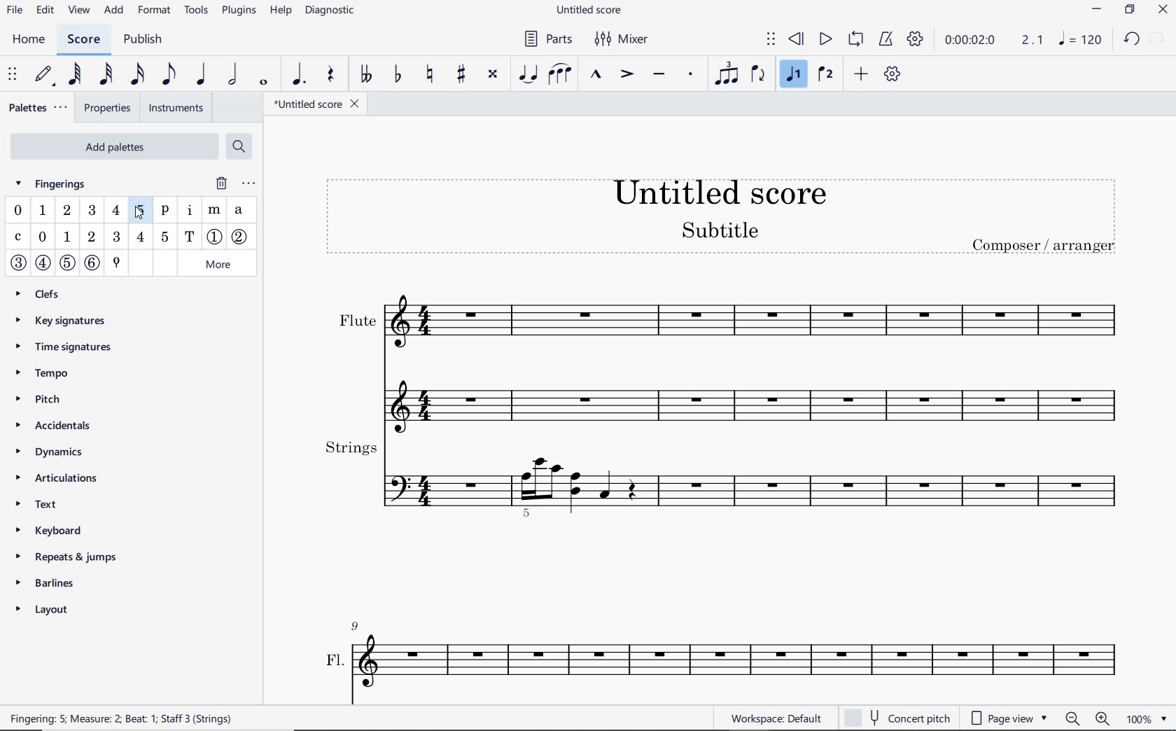  What do you see at coordinates (43, 237) in the screenshot?
I see `LH GUITAR FINGERING 0` at bounding box center [43, 237].